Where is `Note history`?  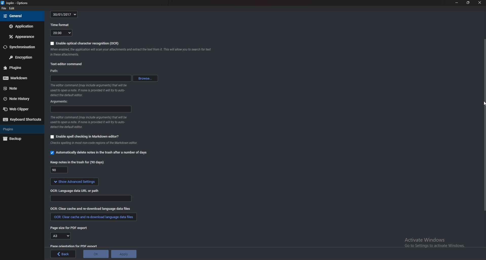 Note history is located at coordinates (19, 99).